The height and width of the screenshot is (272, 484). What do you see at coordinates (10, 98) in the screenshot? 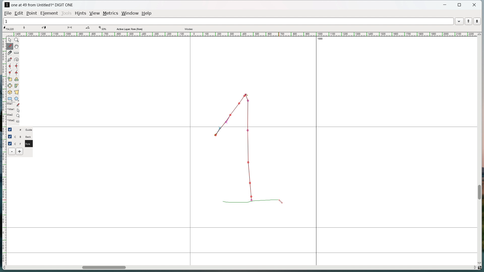
I see `rectangle/ellipse` at bounding box center [10, 98].